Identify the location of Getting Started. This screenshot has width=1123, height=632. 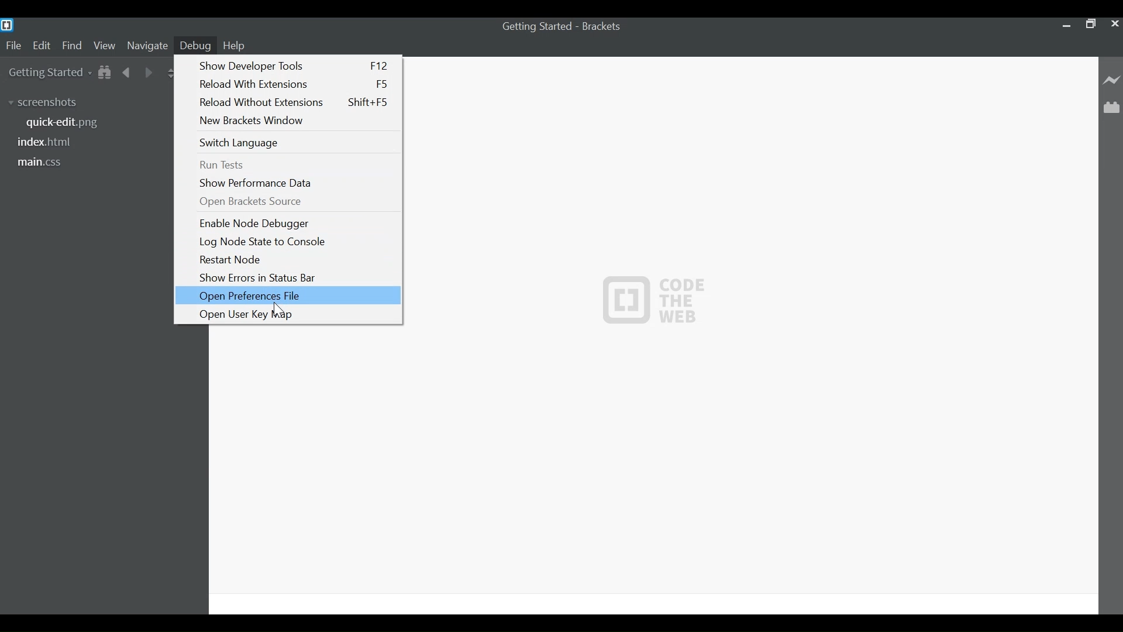
(50, 72).